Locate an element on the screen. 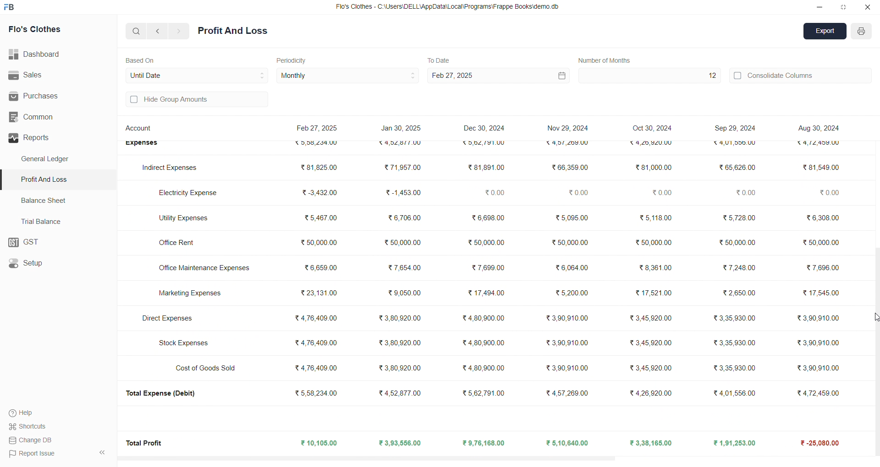  ₹ 9,050.00 is located at coordinates (399, 293).